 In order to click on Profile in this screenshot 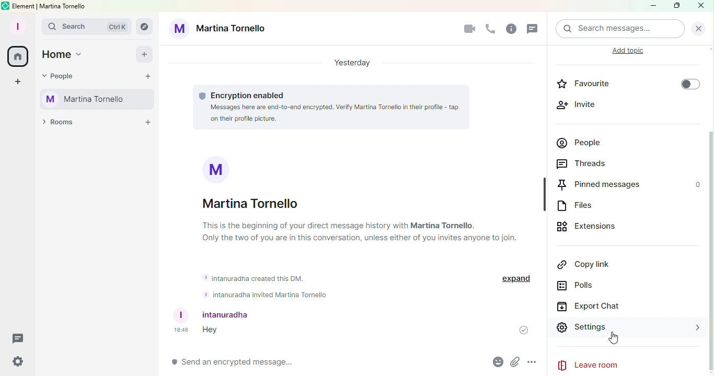, I will do `click(16, 25)`.